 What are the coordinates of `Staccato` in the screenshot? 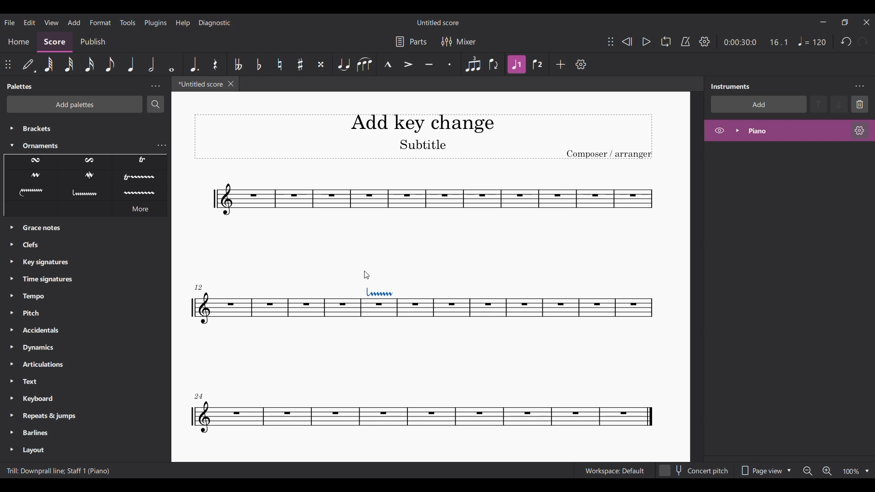 It's located at (450, 64).